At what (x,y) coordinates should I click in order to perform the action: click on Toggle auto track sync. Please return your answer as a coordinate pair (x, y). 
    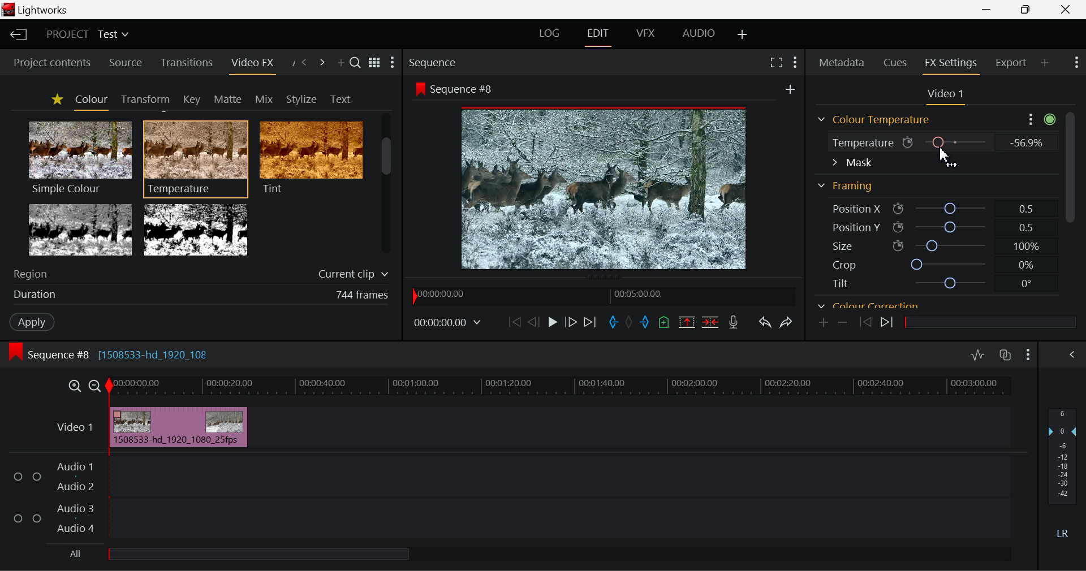
    Looking at the image, I should click on (1005, 355).